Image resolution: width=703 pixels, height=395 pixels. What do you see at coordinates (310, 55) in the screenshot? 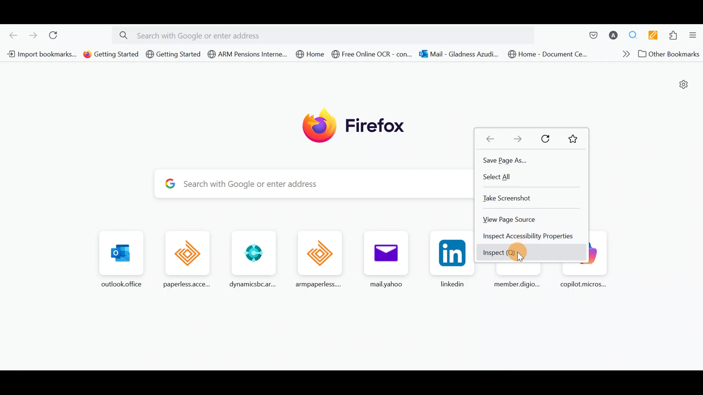
I see `Bookmark 5` at bounding box center [310, 55].